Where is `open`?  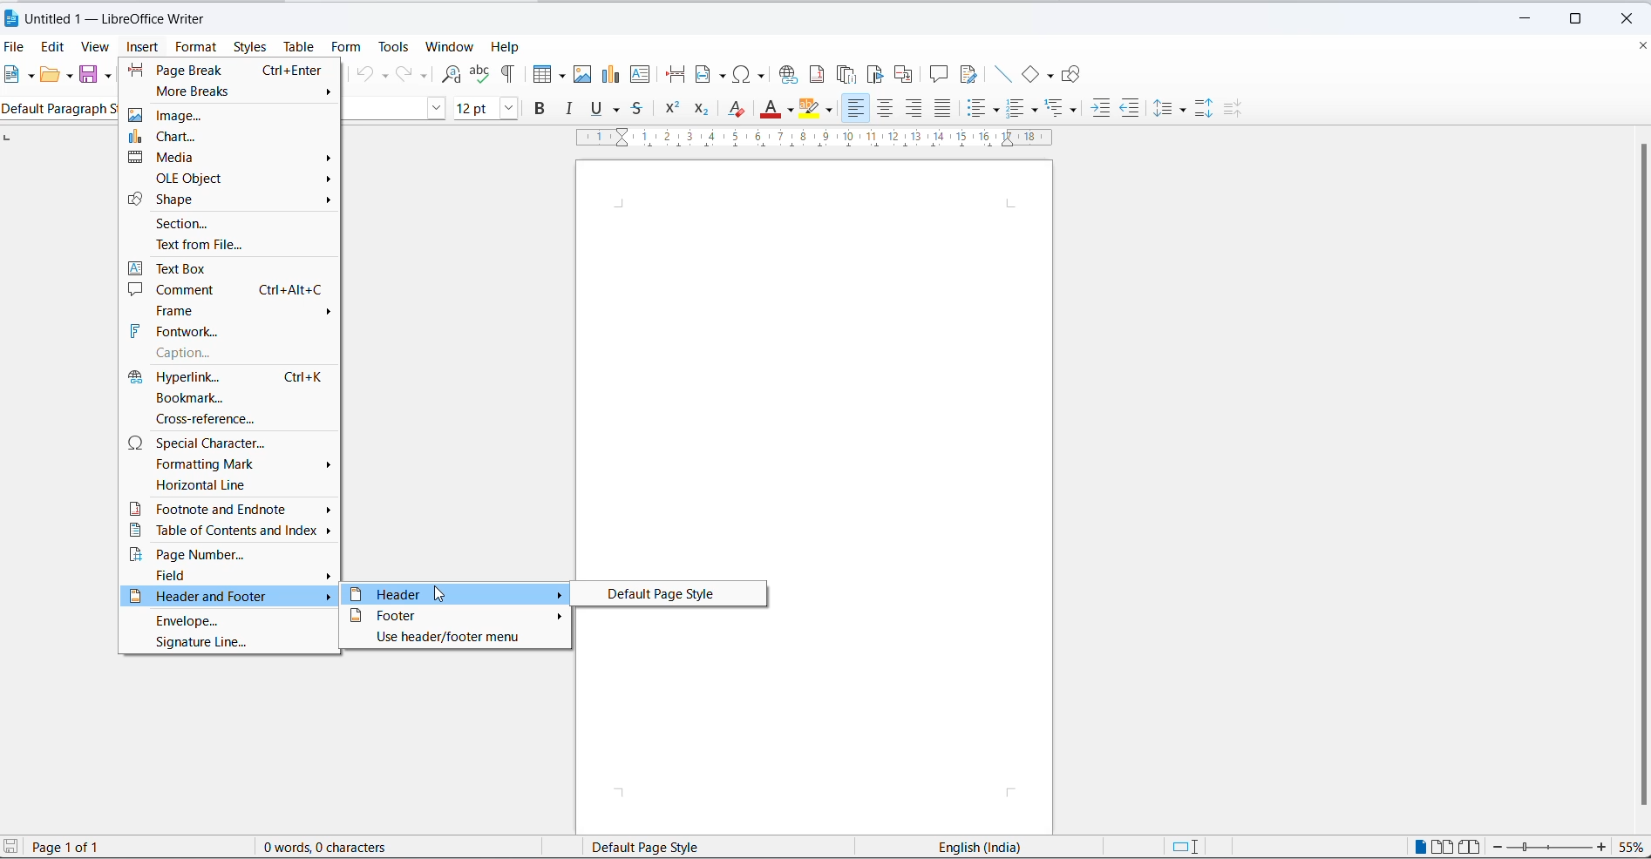 open is located at coordinates (49, 76).